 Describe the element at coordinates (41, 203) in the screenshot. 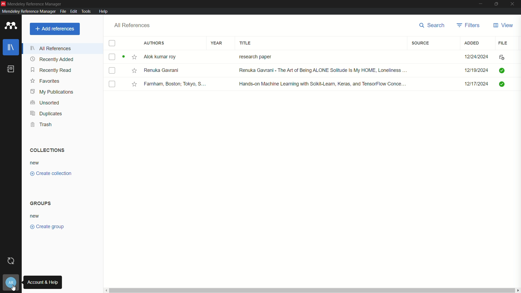

I see `groups` at that location.